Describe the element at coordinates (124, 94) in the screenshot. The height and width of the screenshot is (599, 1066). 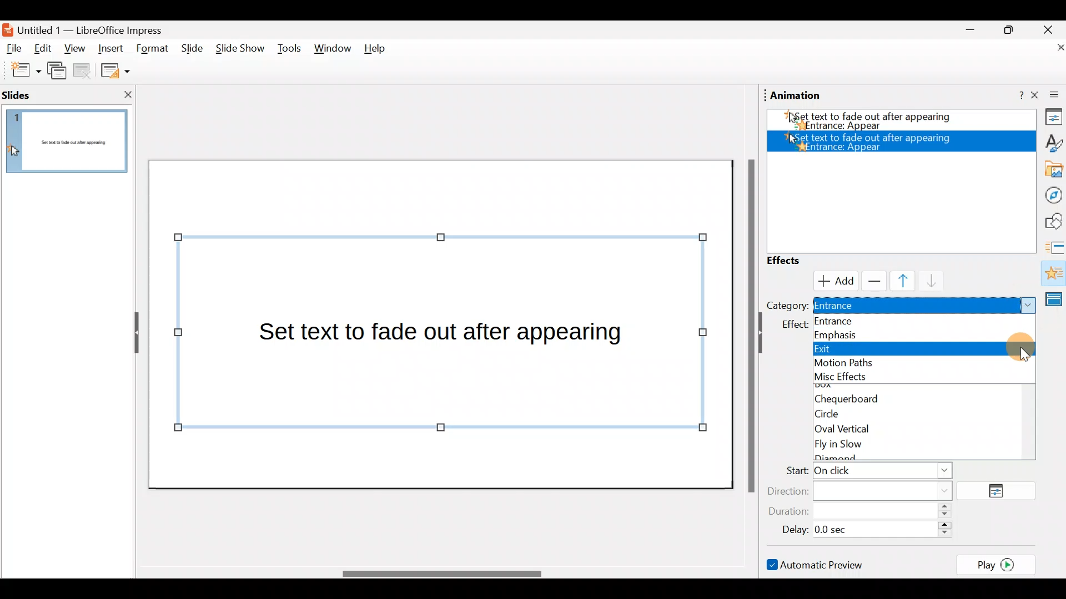
I see `Close slide pane` at that location.